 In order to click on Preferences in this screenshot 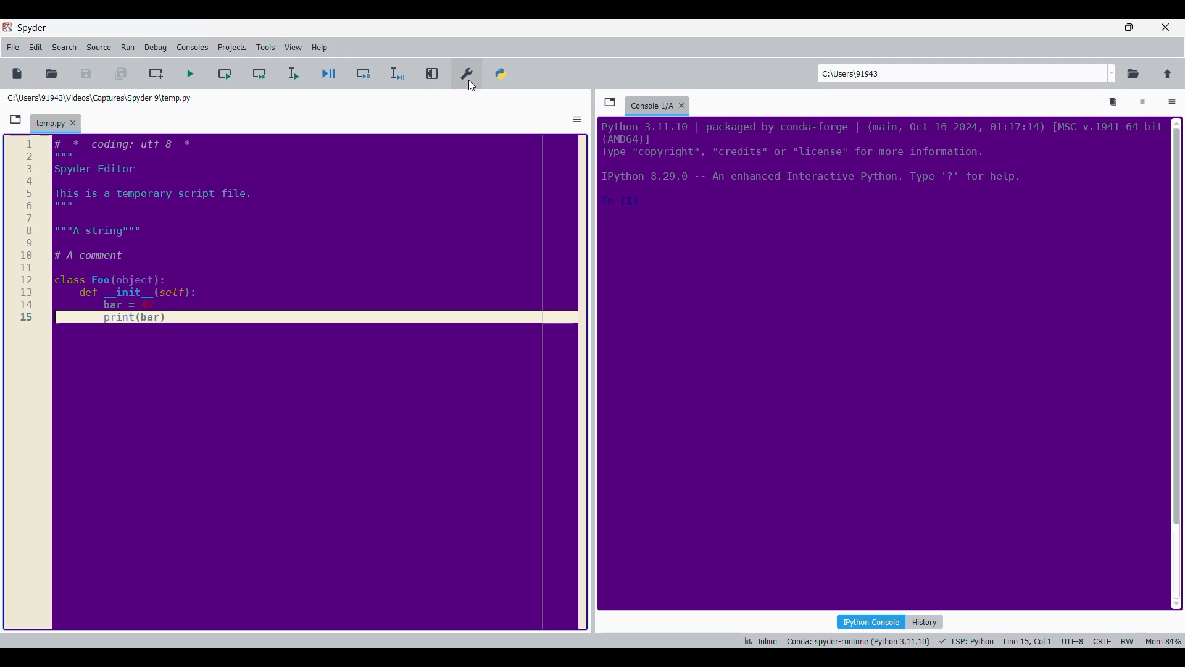, I will do `click(467, 74)`.